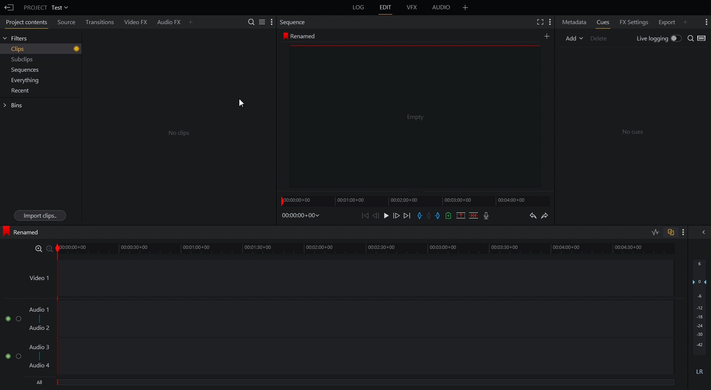 The width and height of the screenshot is (711, 390). Describe the element at coordinates (46, 7) in the screenshot. I see `Project Test` at that location.